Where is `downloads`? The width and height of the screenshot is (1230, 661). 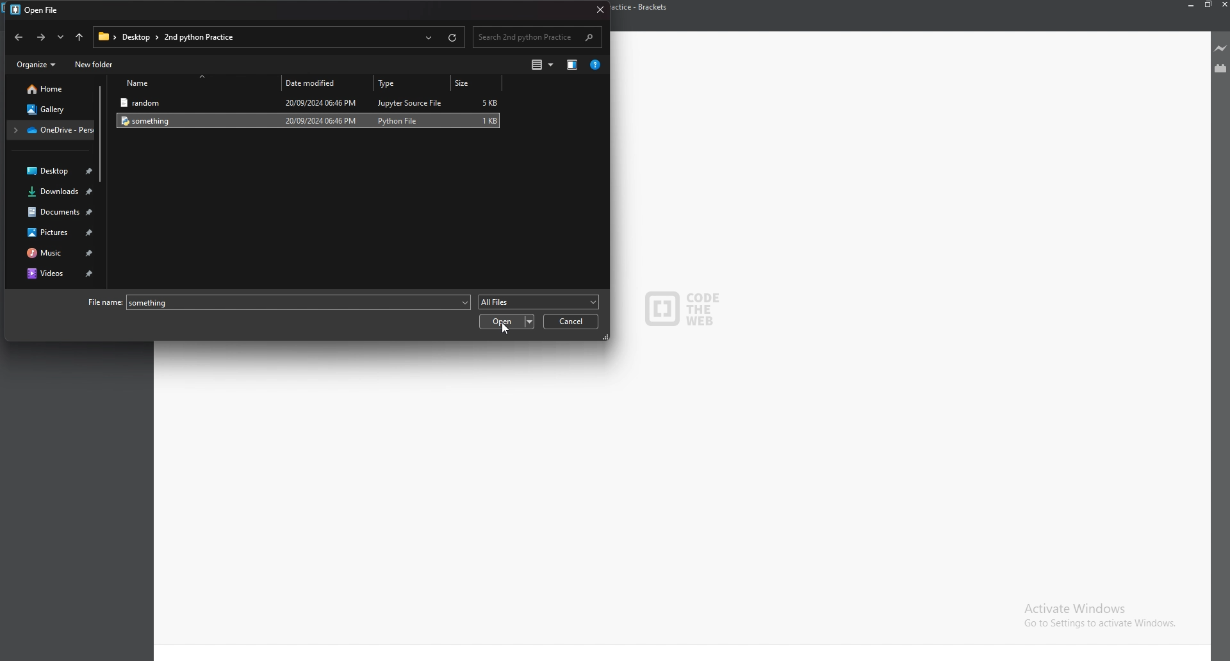 downloads is located at coordinates (51, 192).